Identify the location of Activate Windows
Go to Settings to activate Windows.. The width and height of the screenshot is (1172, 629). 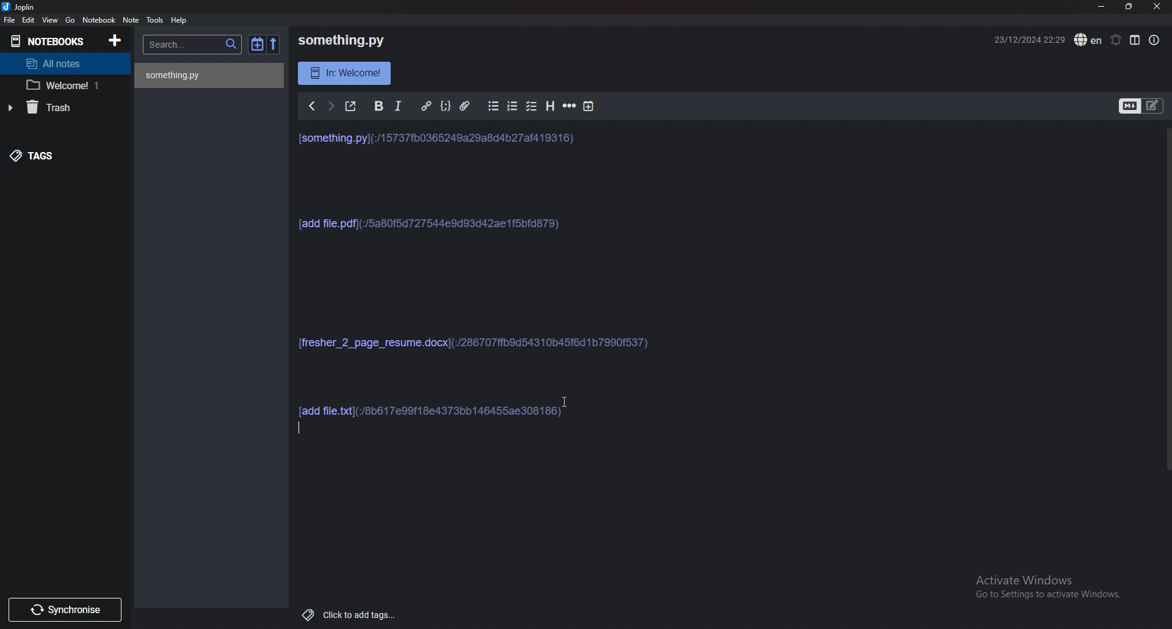
(1043, 589).